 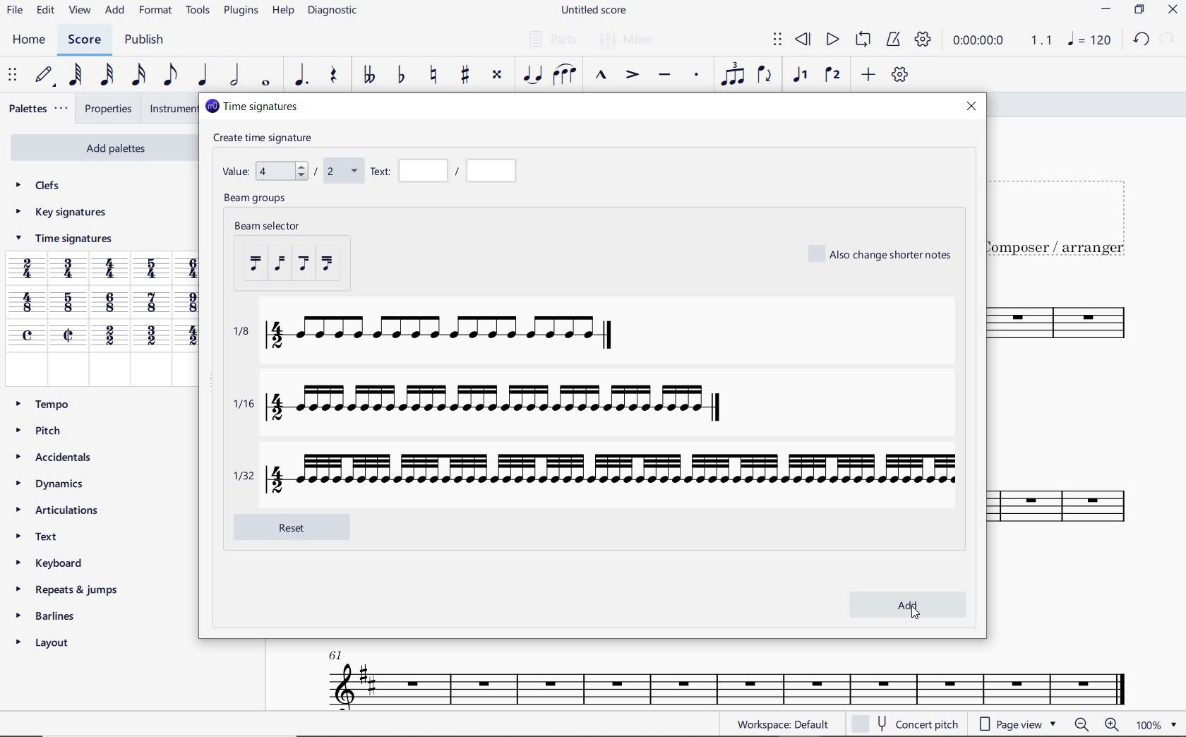 I want to click on 32ND NOTE, so click(x=107, y=76).